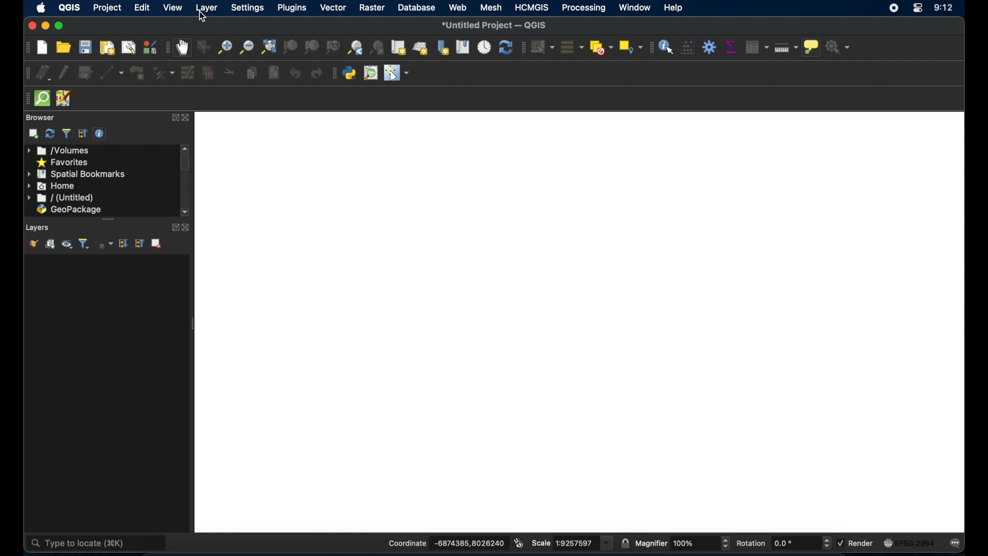  Describe the element at coordinates (224, 48) in the screenshot. I see `zoom in` at that location.